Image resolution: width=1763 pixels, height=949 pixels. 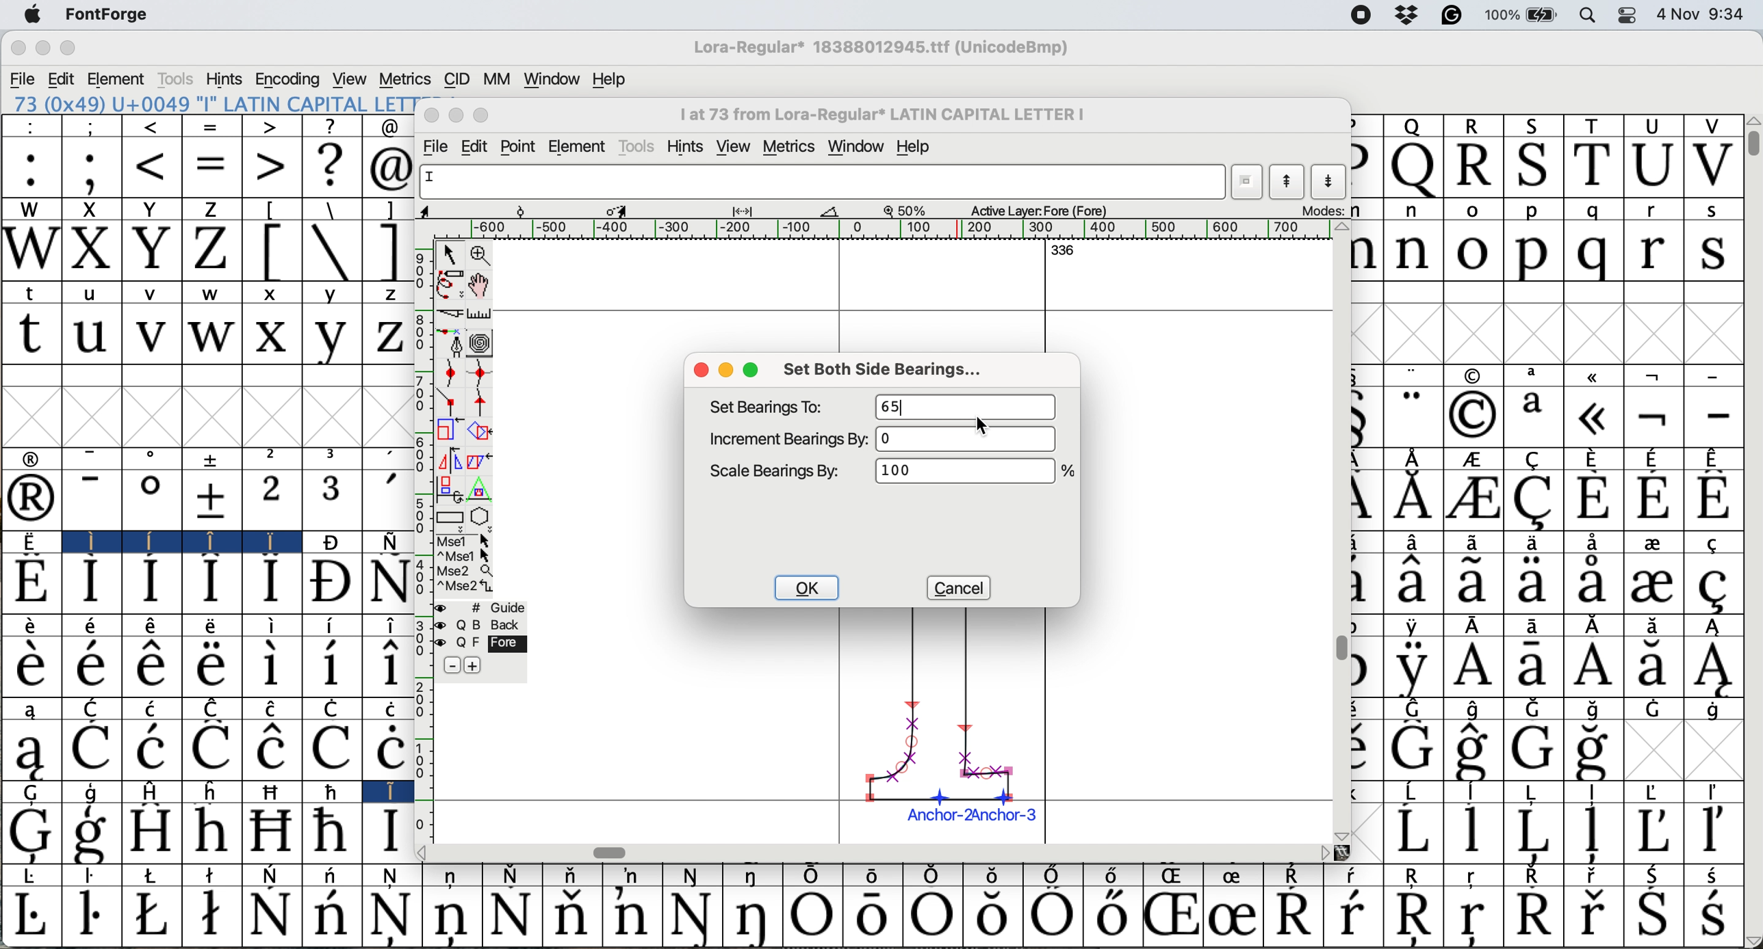 What do you see at coordinates (1654, 457) in the screenshot?
I see `Symbol` at bounding box center [1654, 457].